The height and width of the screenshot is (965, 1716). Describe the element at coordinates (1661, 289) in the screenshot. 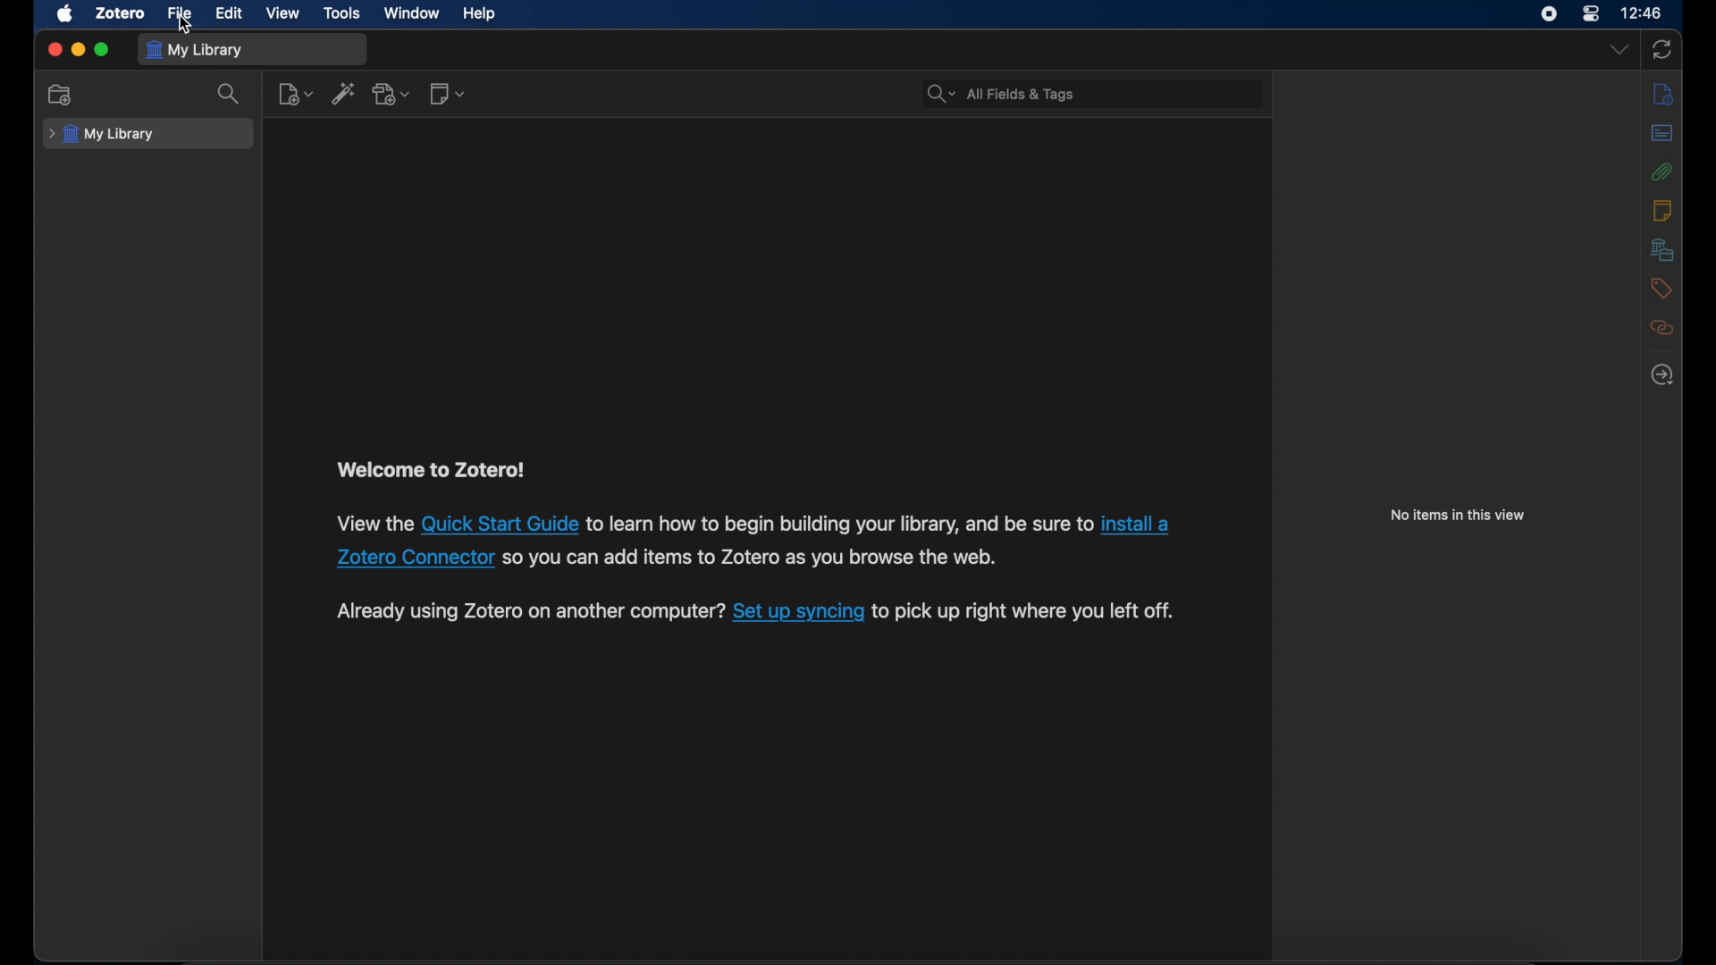

I see `tags` at that location.